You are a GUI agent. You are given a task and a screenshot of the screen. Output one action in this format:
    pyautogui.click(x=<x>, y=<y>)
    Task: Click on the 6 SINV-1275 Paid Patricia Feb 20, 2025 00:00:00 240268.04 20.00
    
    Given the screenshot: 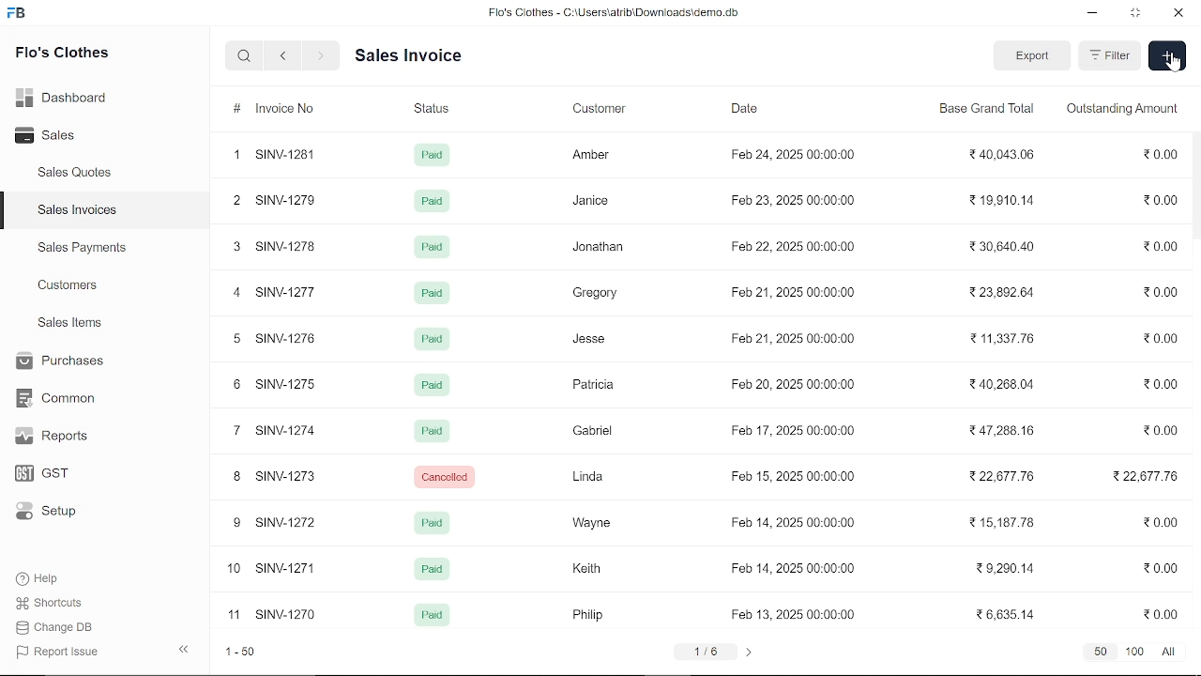 What is the action you would take?
    pyautogui.click(x=704, y=386)
    